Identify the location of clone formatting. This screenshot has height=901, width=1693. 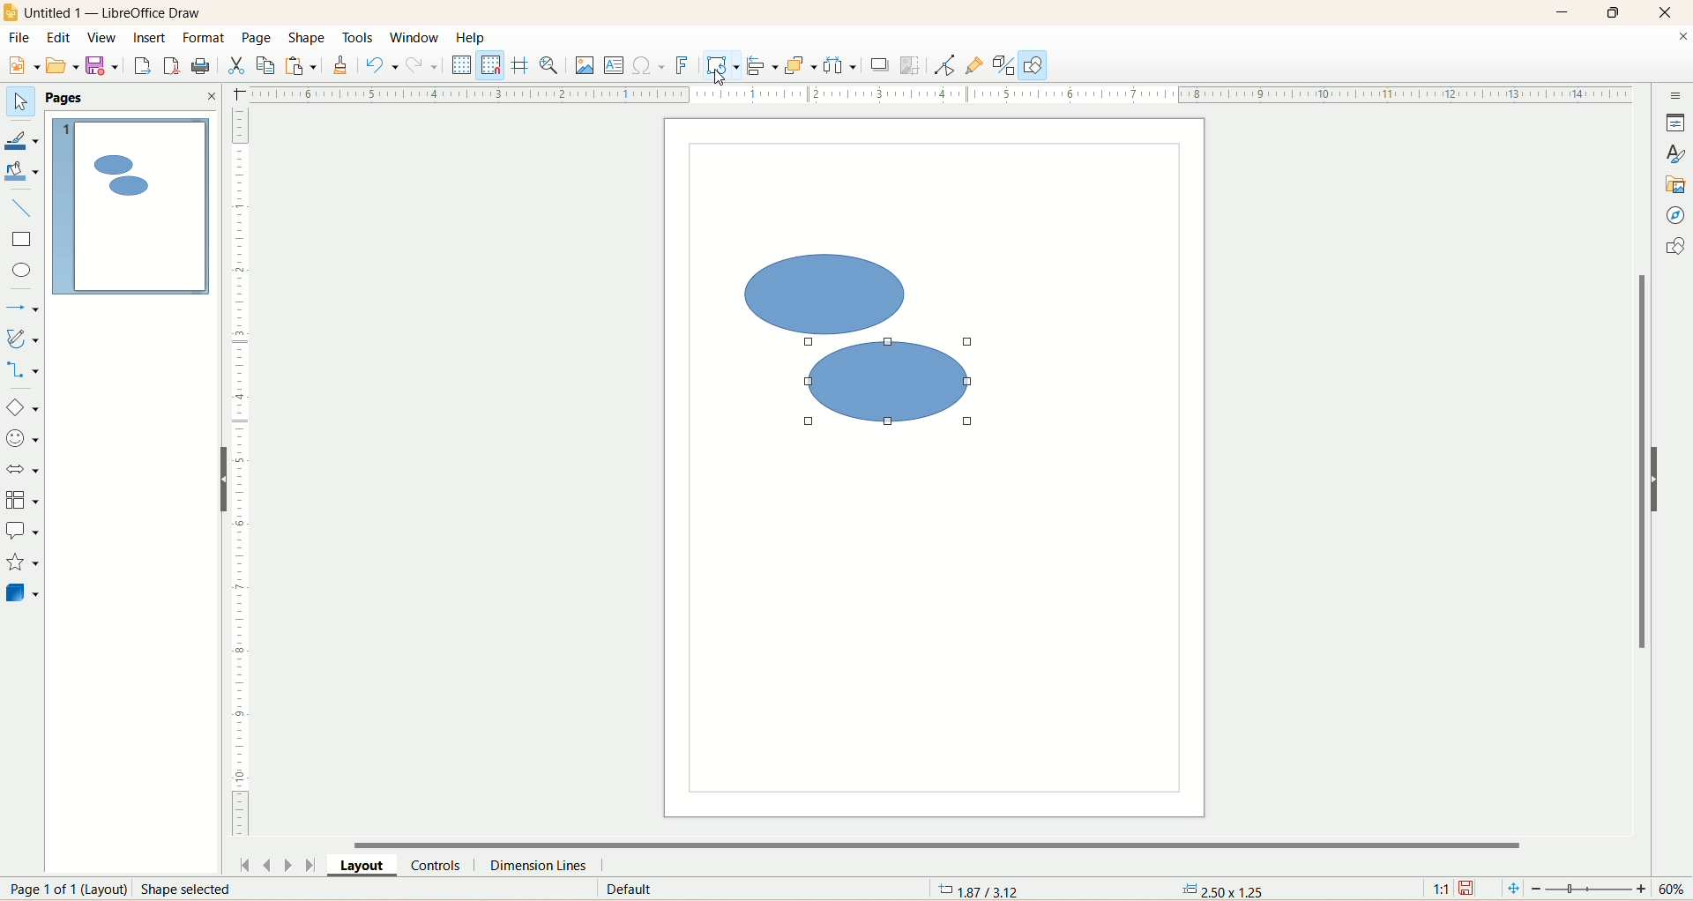
(345, 65).